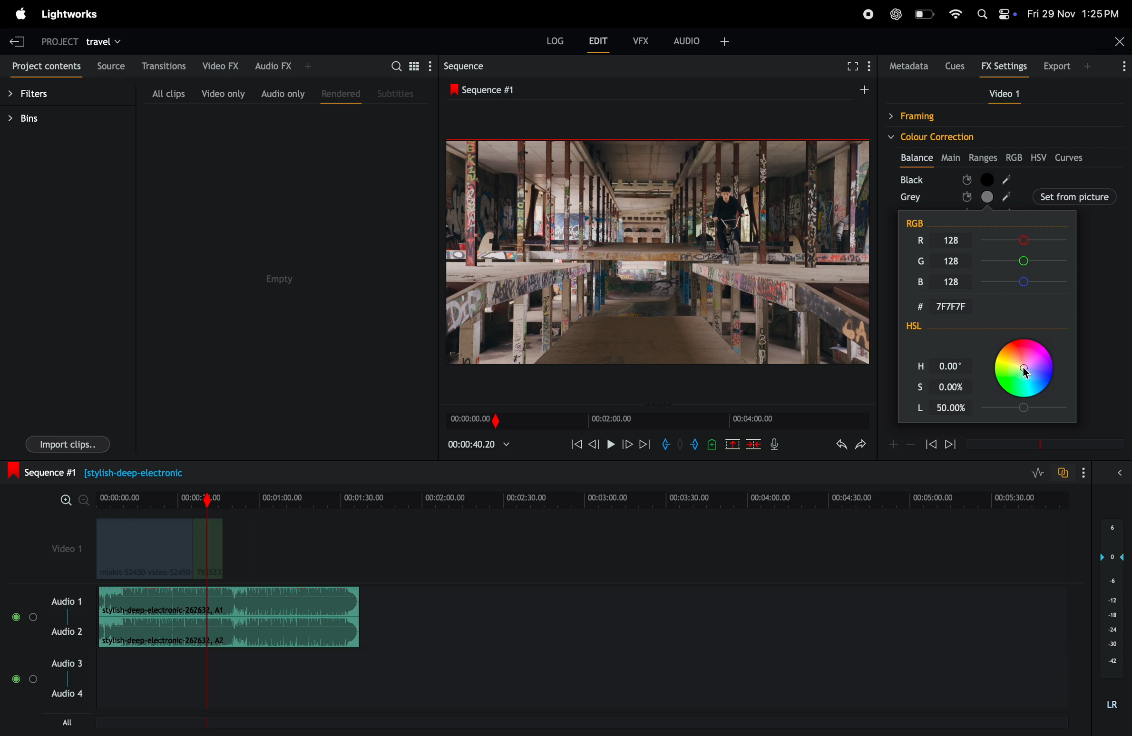  I want to click on curves, so click(1072, 158).